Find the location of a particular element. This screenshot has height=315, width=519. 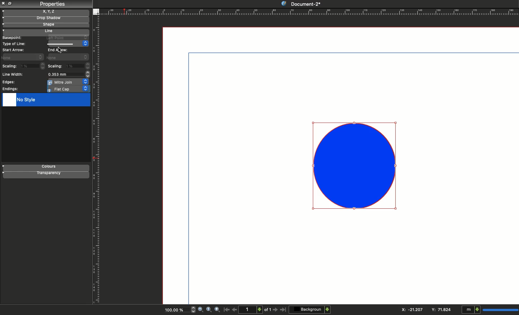

1 is located at coordinates (252, 309).